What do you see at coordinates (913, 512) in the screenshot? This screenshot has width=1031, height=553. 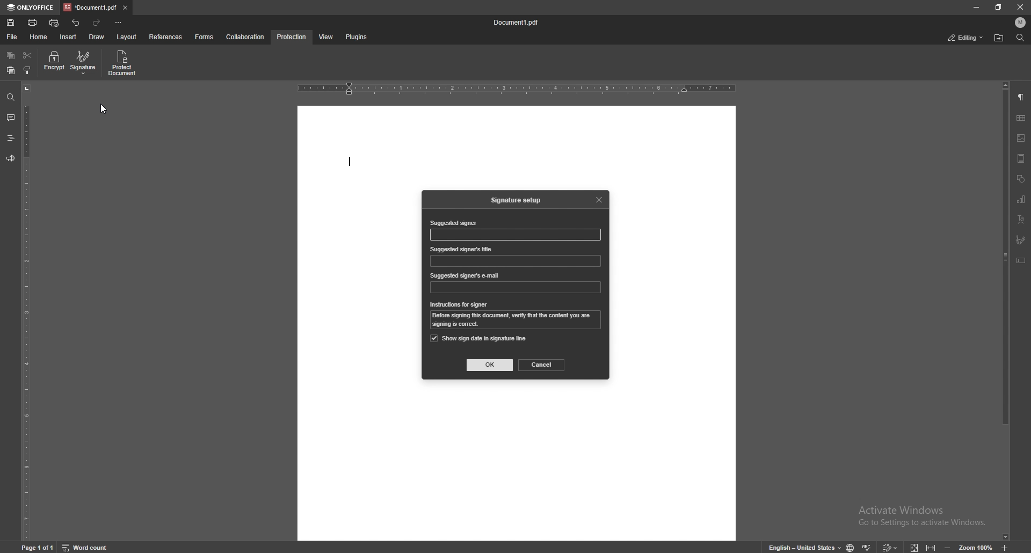 I see `Activate windows` at bounding box center [913, 512].